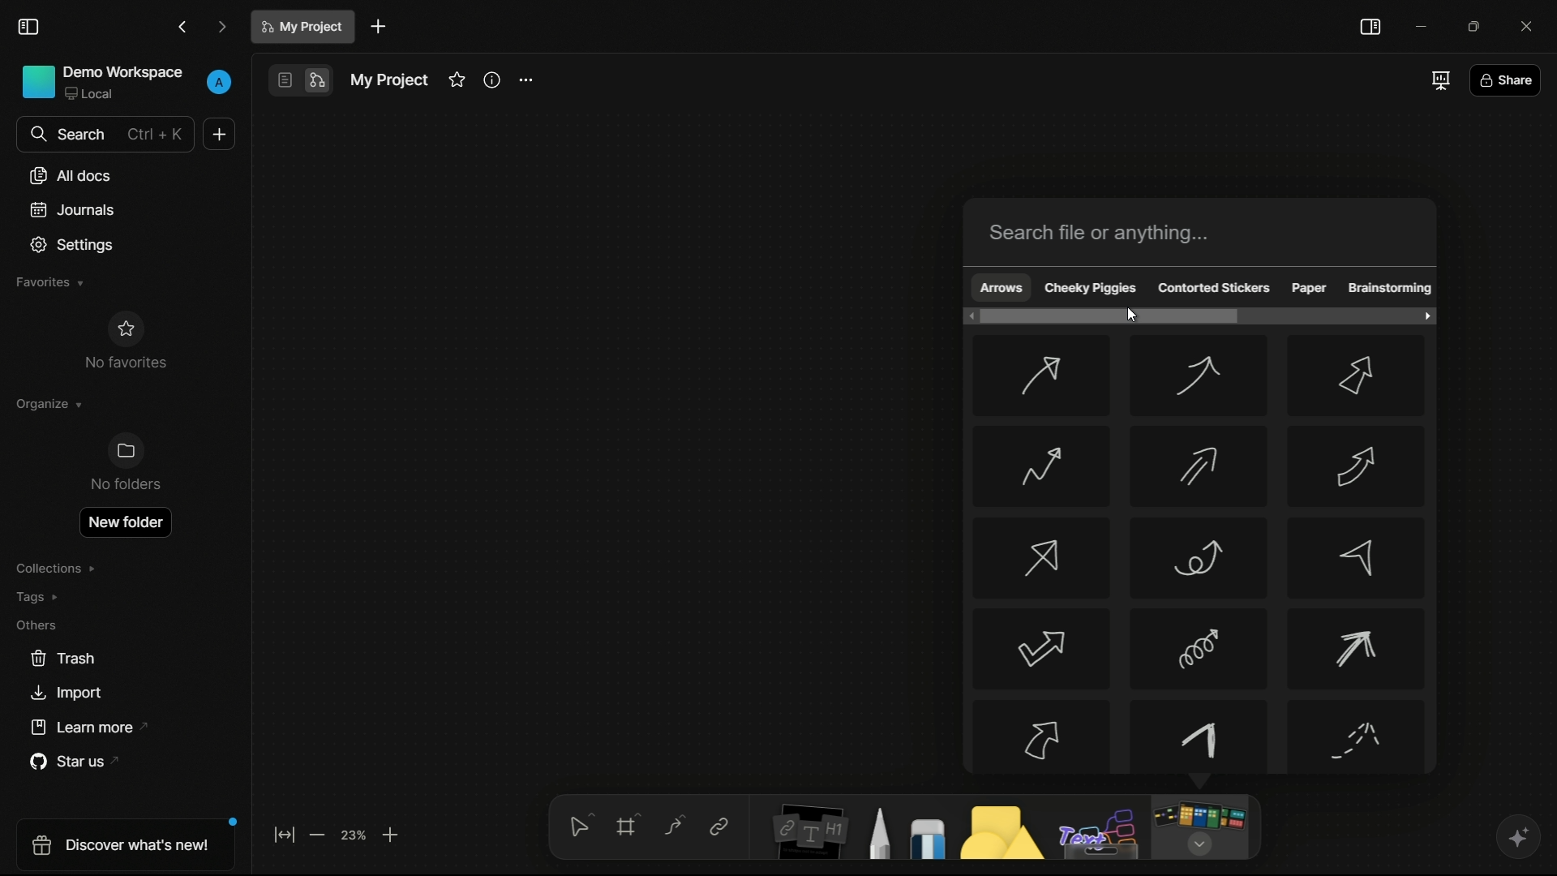  Describe the element at coordinates (1001, 287) in the screenshot. I see `arrows` at that location.